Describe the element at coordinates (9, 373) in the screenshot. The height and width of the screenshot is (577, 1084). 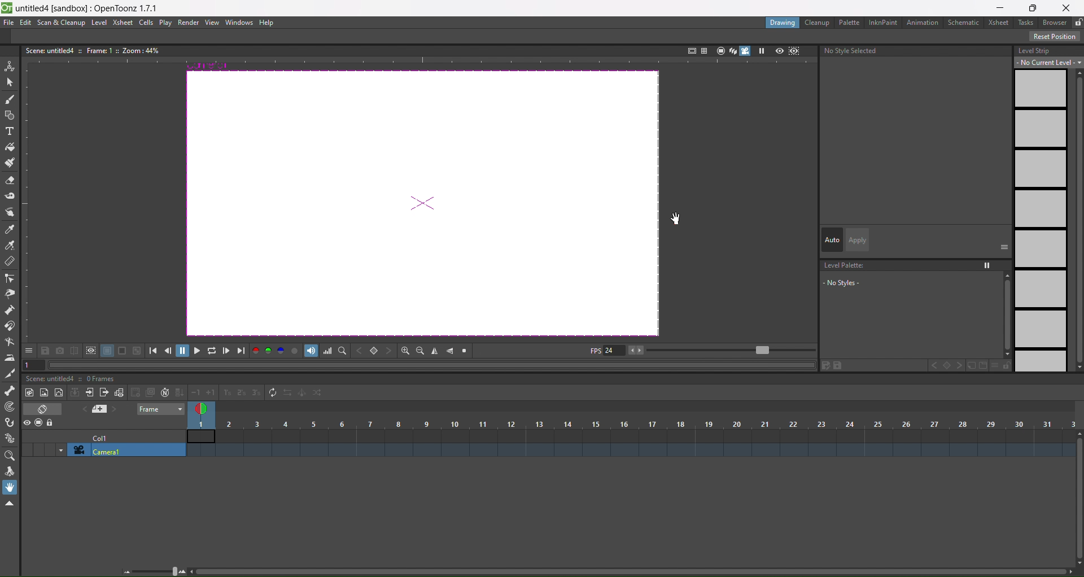
I see `cutter tool` at that location.